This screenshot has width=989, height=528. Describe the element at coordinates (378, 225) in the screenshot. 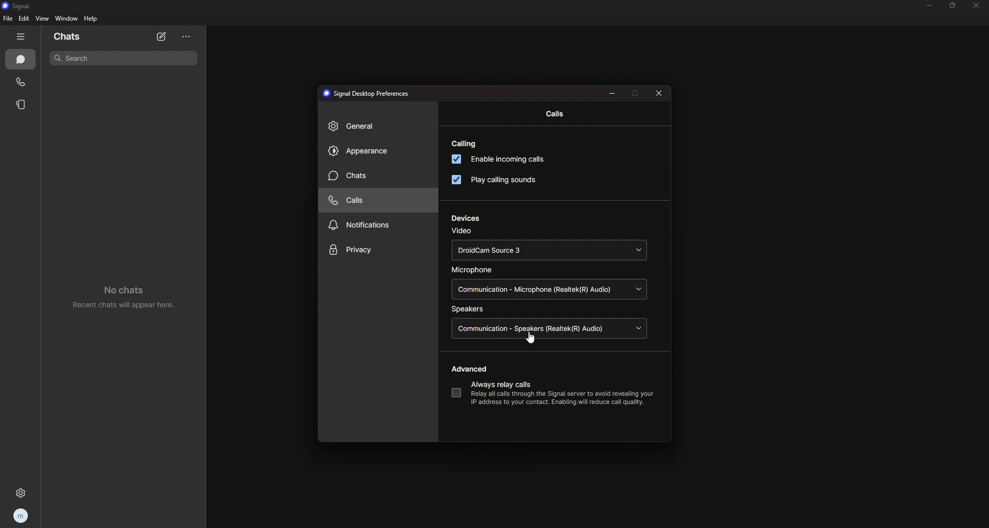

I see `notifications` at that location.